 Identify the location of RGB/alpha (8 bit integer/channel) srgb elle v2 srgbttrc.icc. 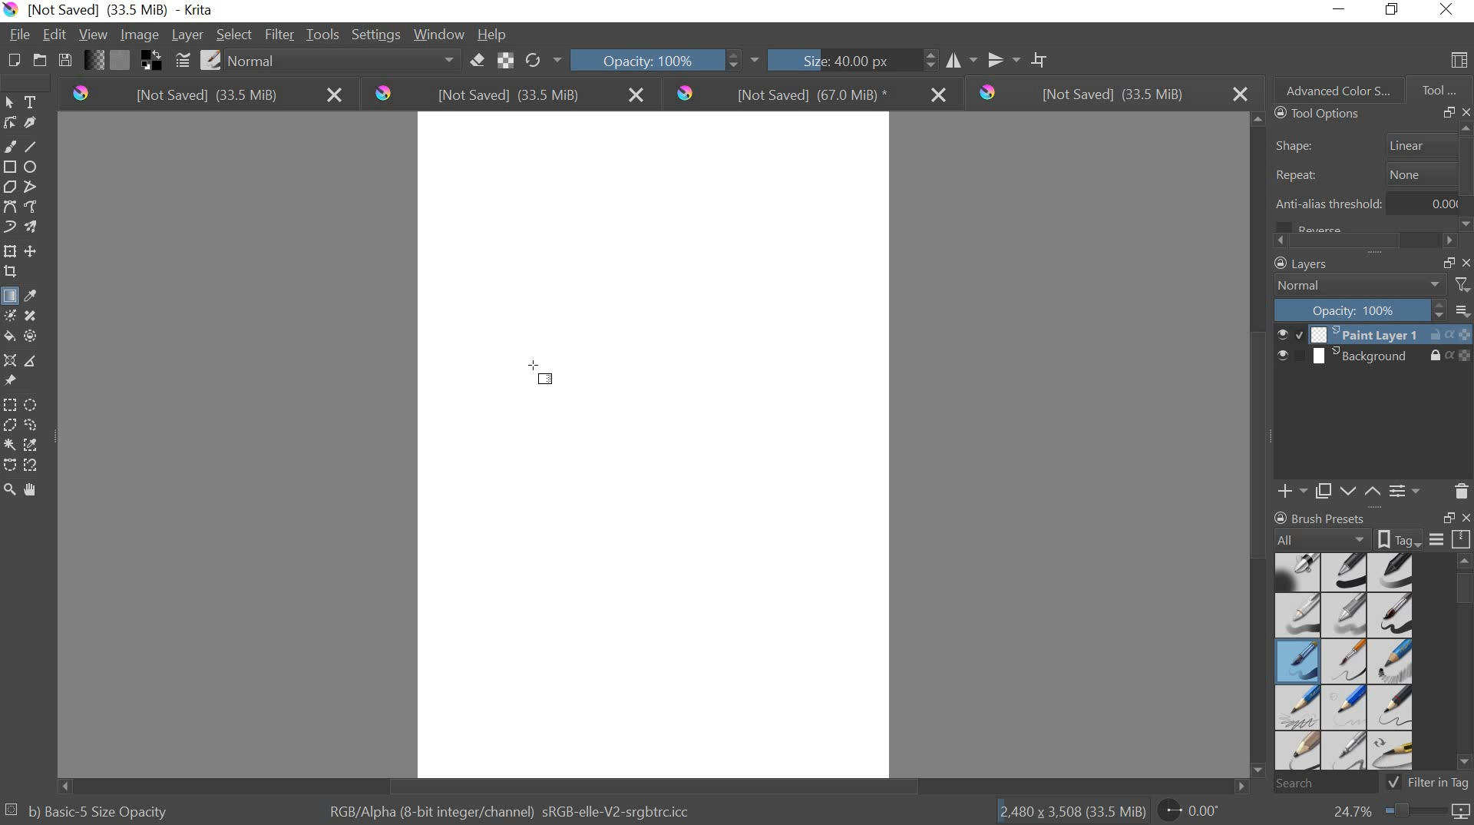
(511, 807).